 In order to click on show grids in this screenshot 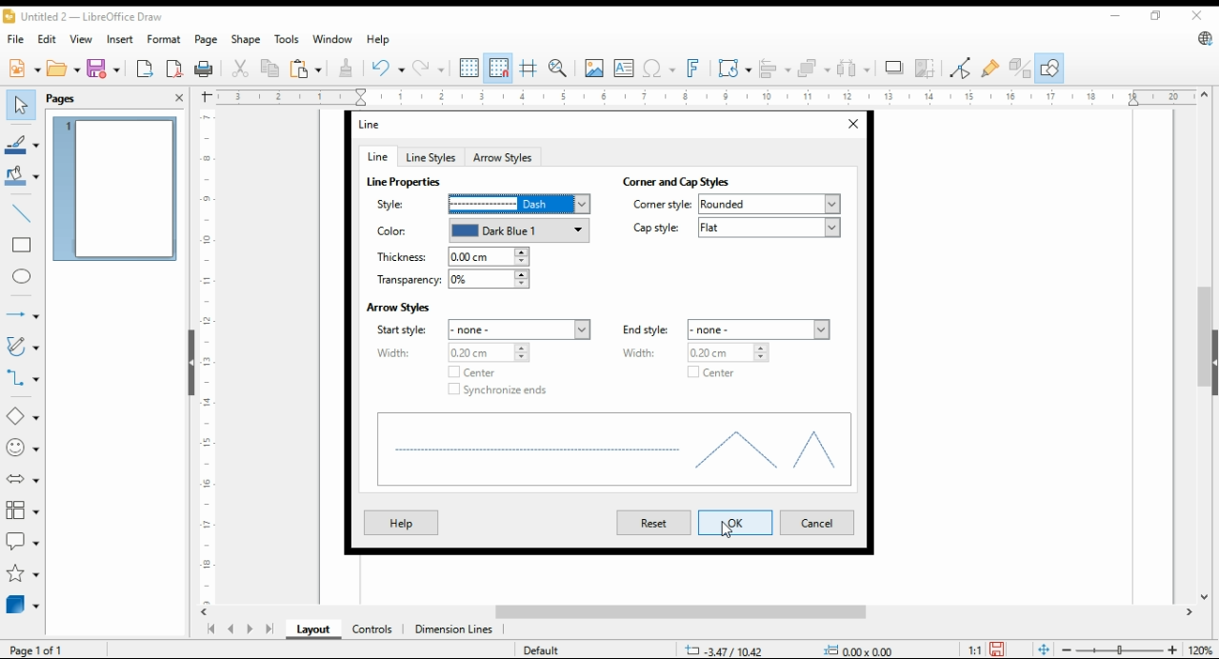, I will do `click(469, 68)`.